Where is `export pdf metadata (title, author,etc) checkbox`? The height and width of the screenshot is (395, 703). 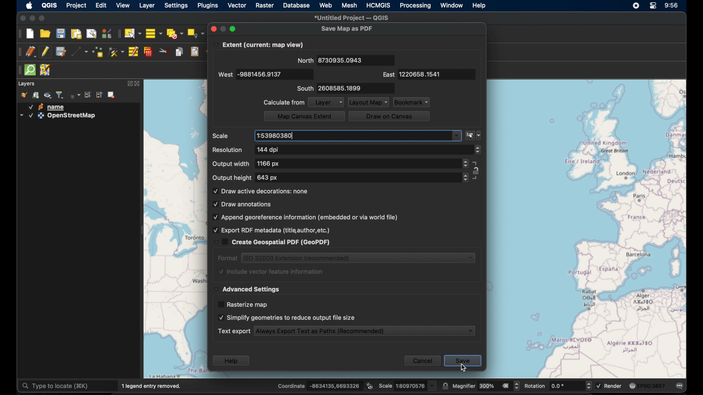 export pdf metadata (title, author,etc) checkbox is located at coordinates (271, 230).